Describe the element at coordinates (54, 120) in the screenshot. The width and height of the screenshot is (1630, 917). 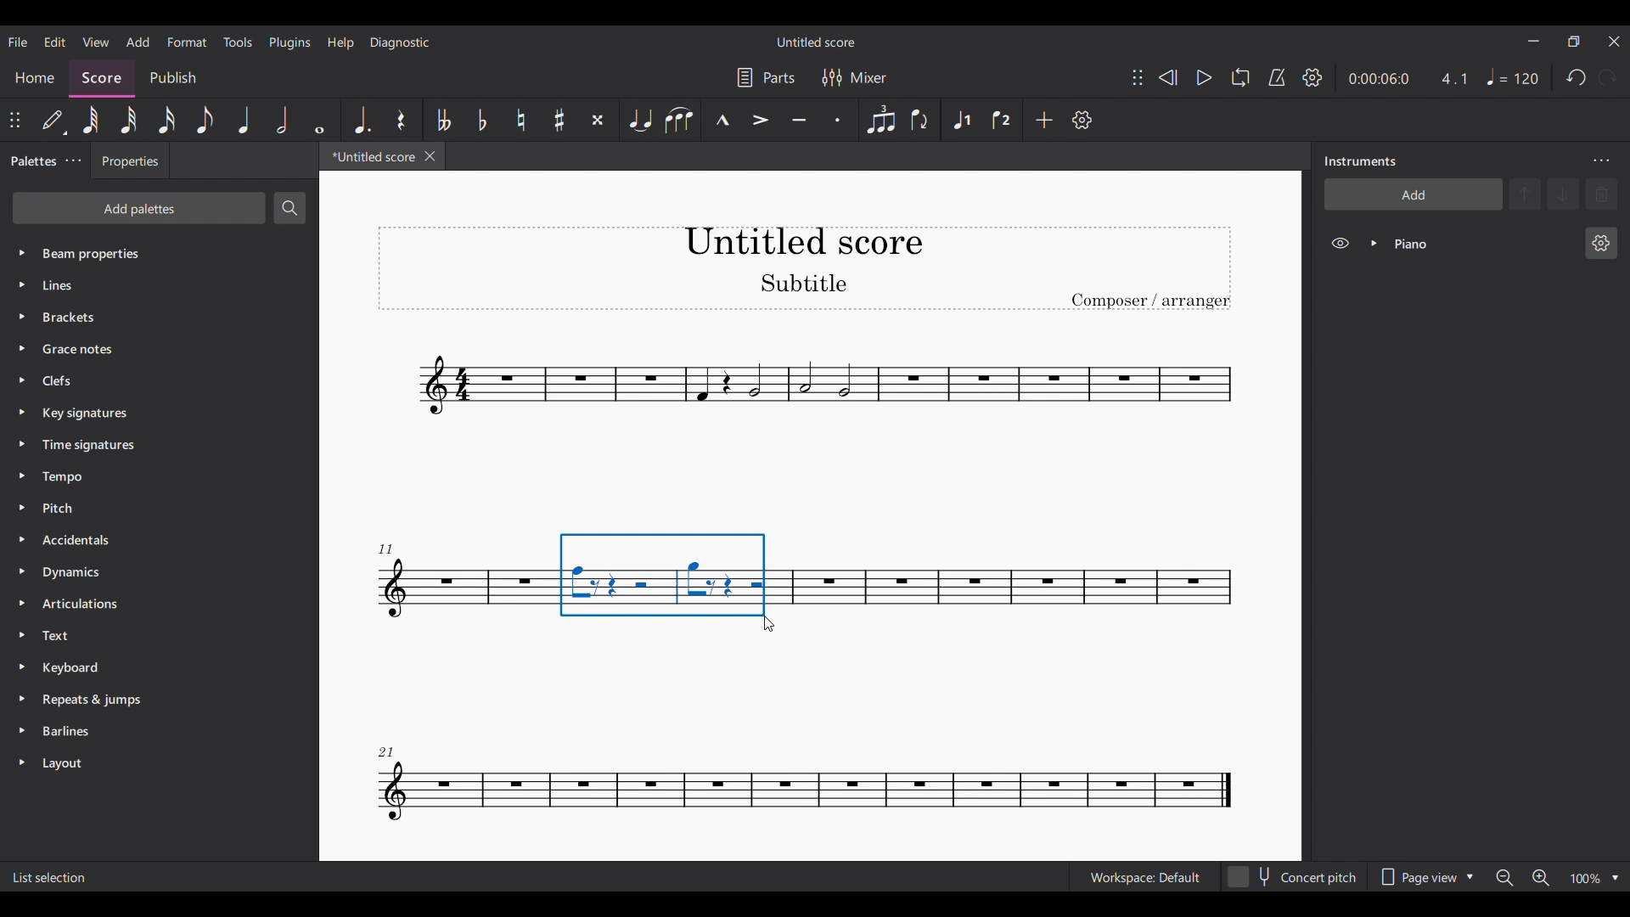
I see `Default` at that location.